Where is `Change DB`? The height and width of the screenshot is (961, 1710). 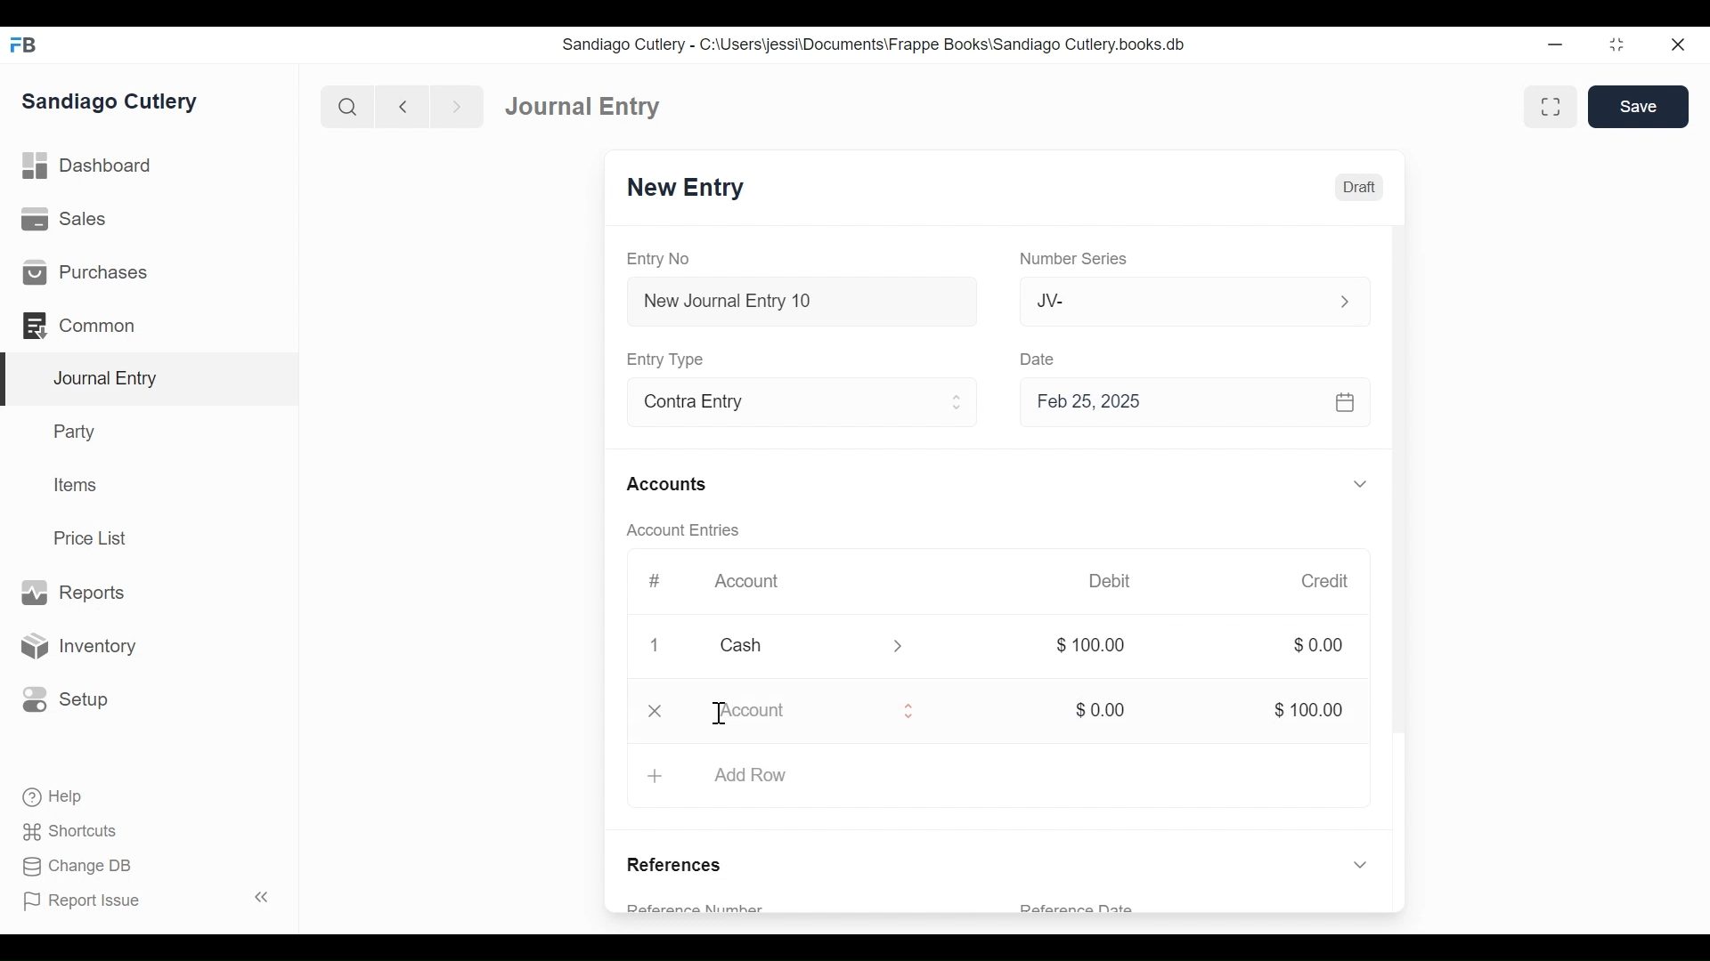 Change DB is located at coordinates (71, 866).